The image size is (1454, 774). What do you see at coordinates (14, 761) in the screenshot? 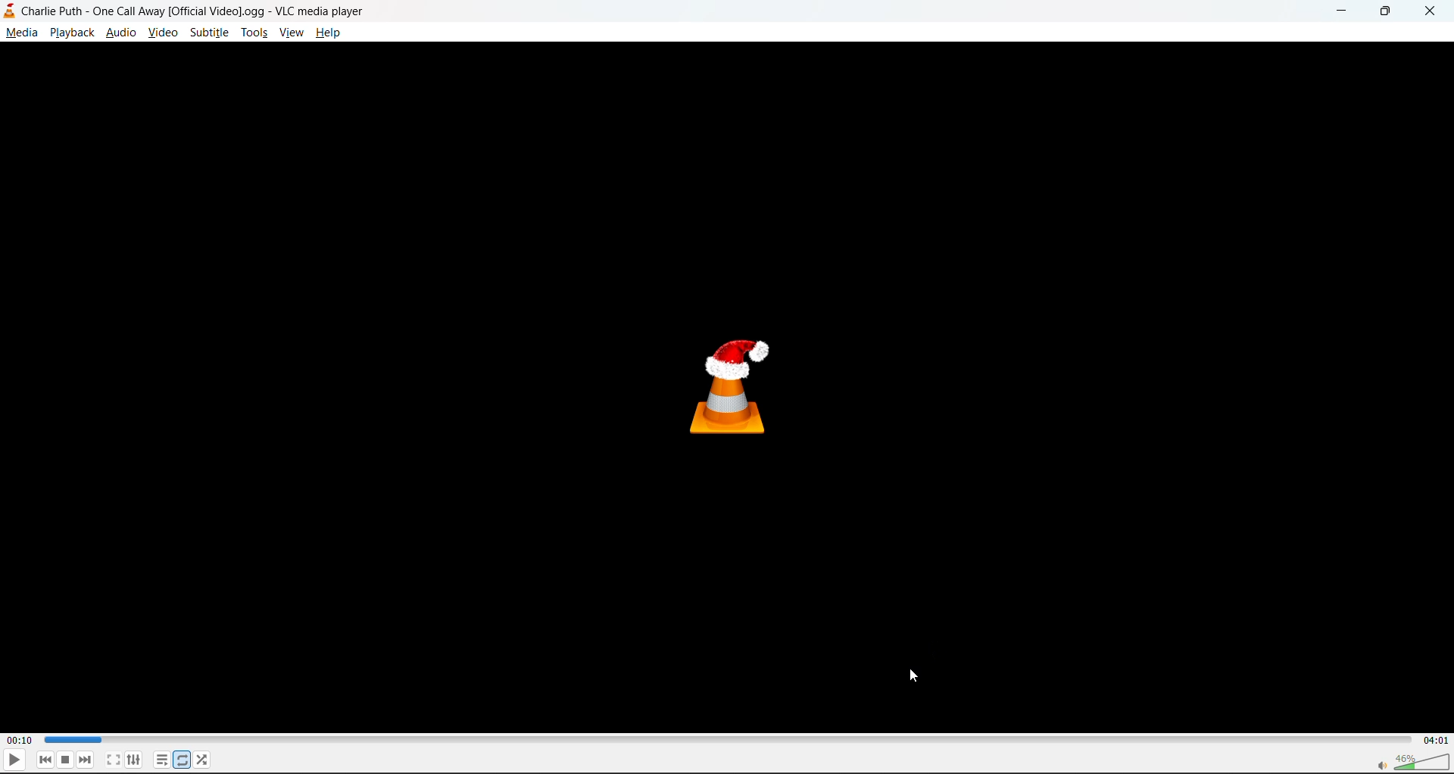
I see `play` at bounding box center [14, 761].